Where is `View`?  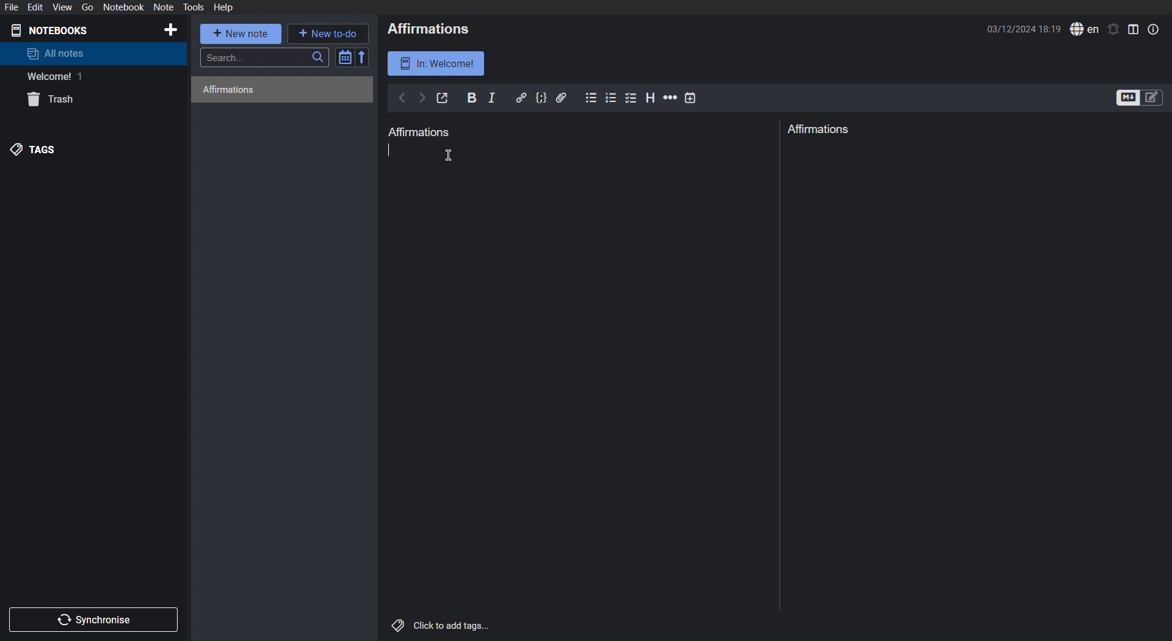
View is located at coordinates (62, 7).